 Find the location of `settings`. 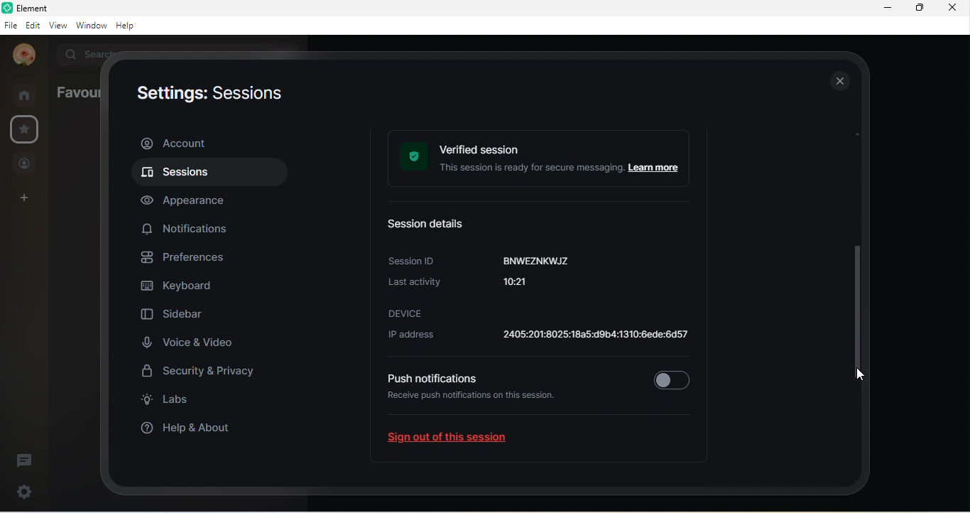

settings is located at coordinates (26, 129).